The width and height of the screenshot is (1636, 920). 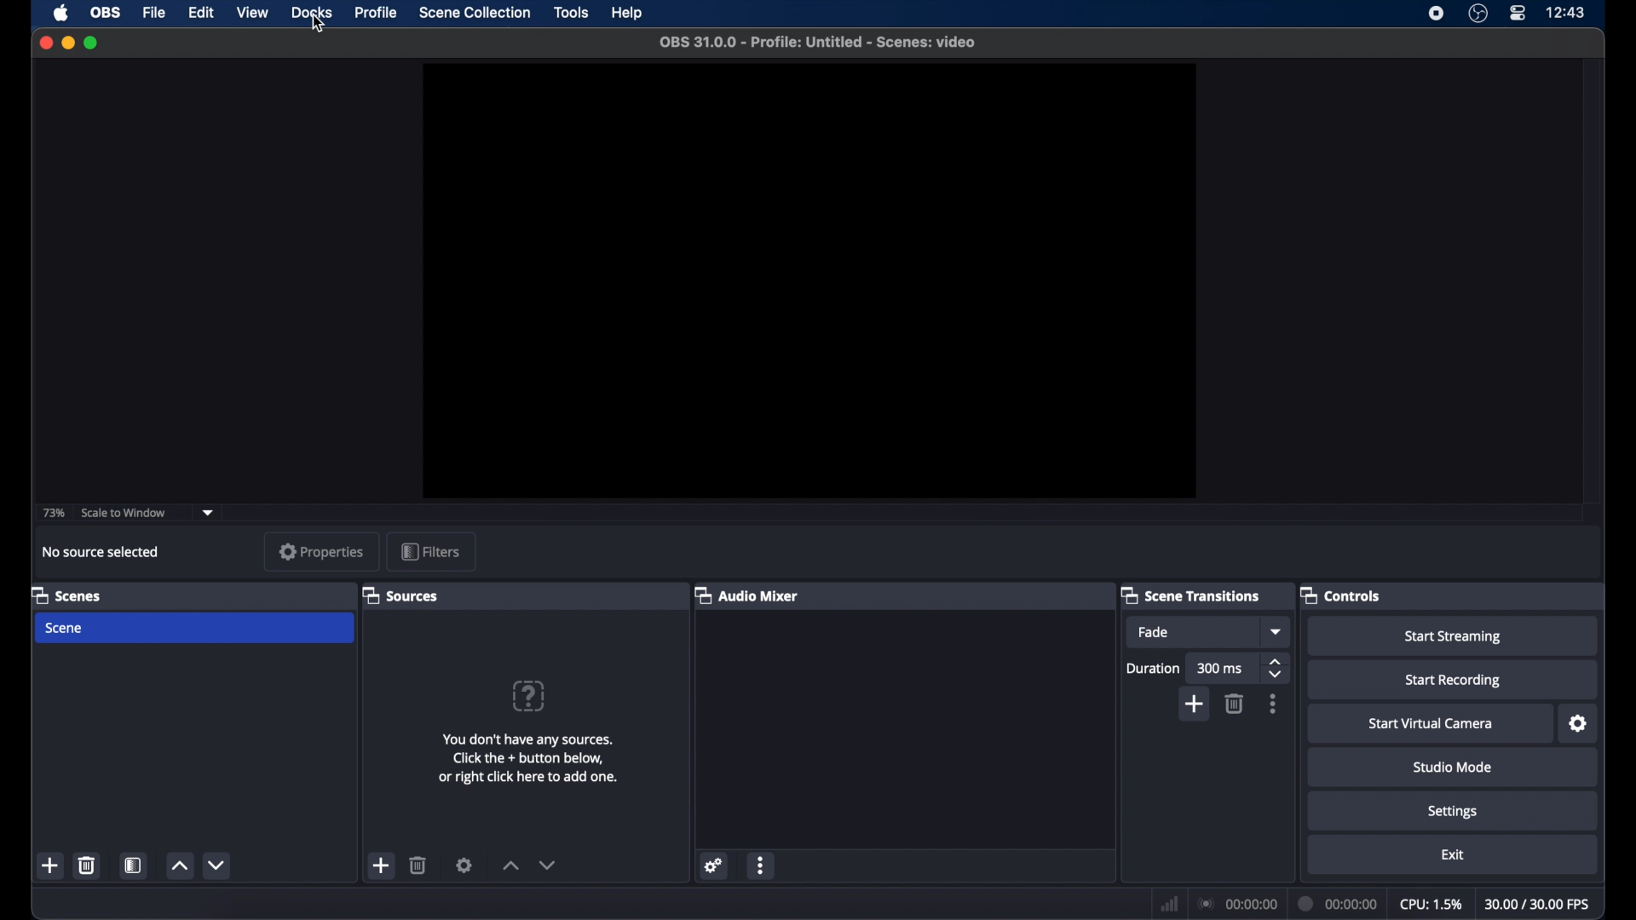 What do you see at coordinates (1340, 595) in the screenshot?
I see `controls` at bounding box center [1340, 595].